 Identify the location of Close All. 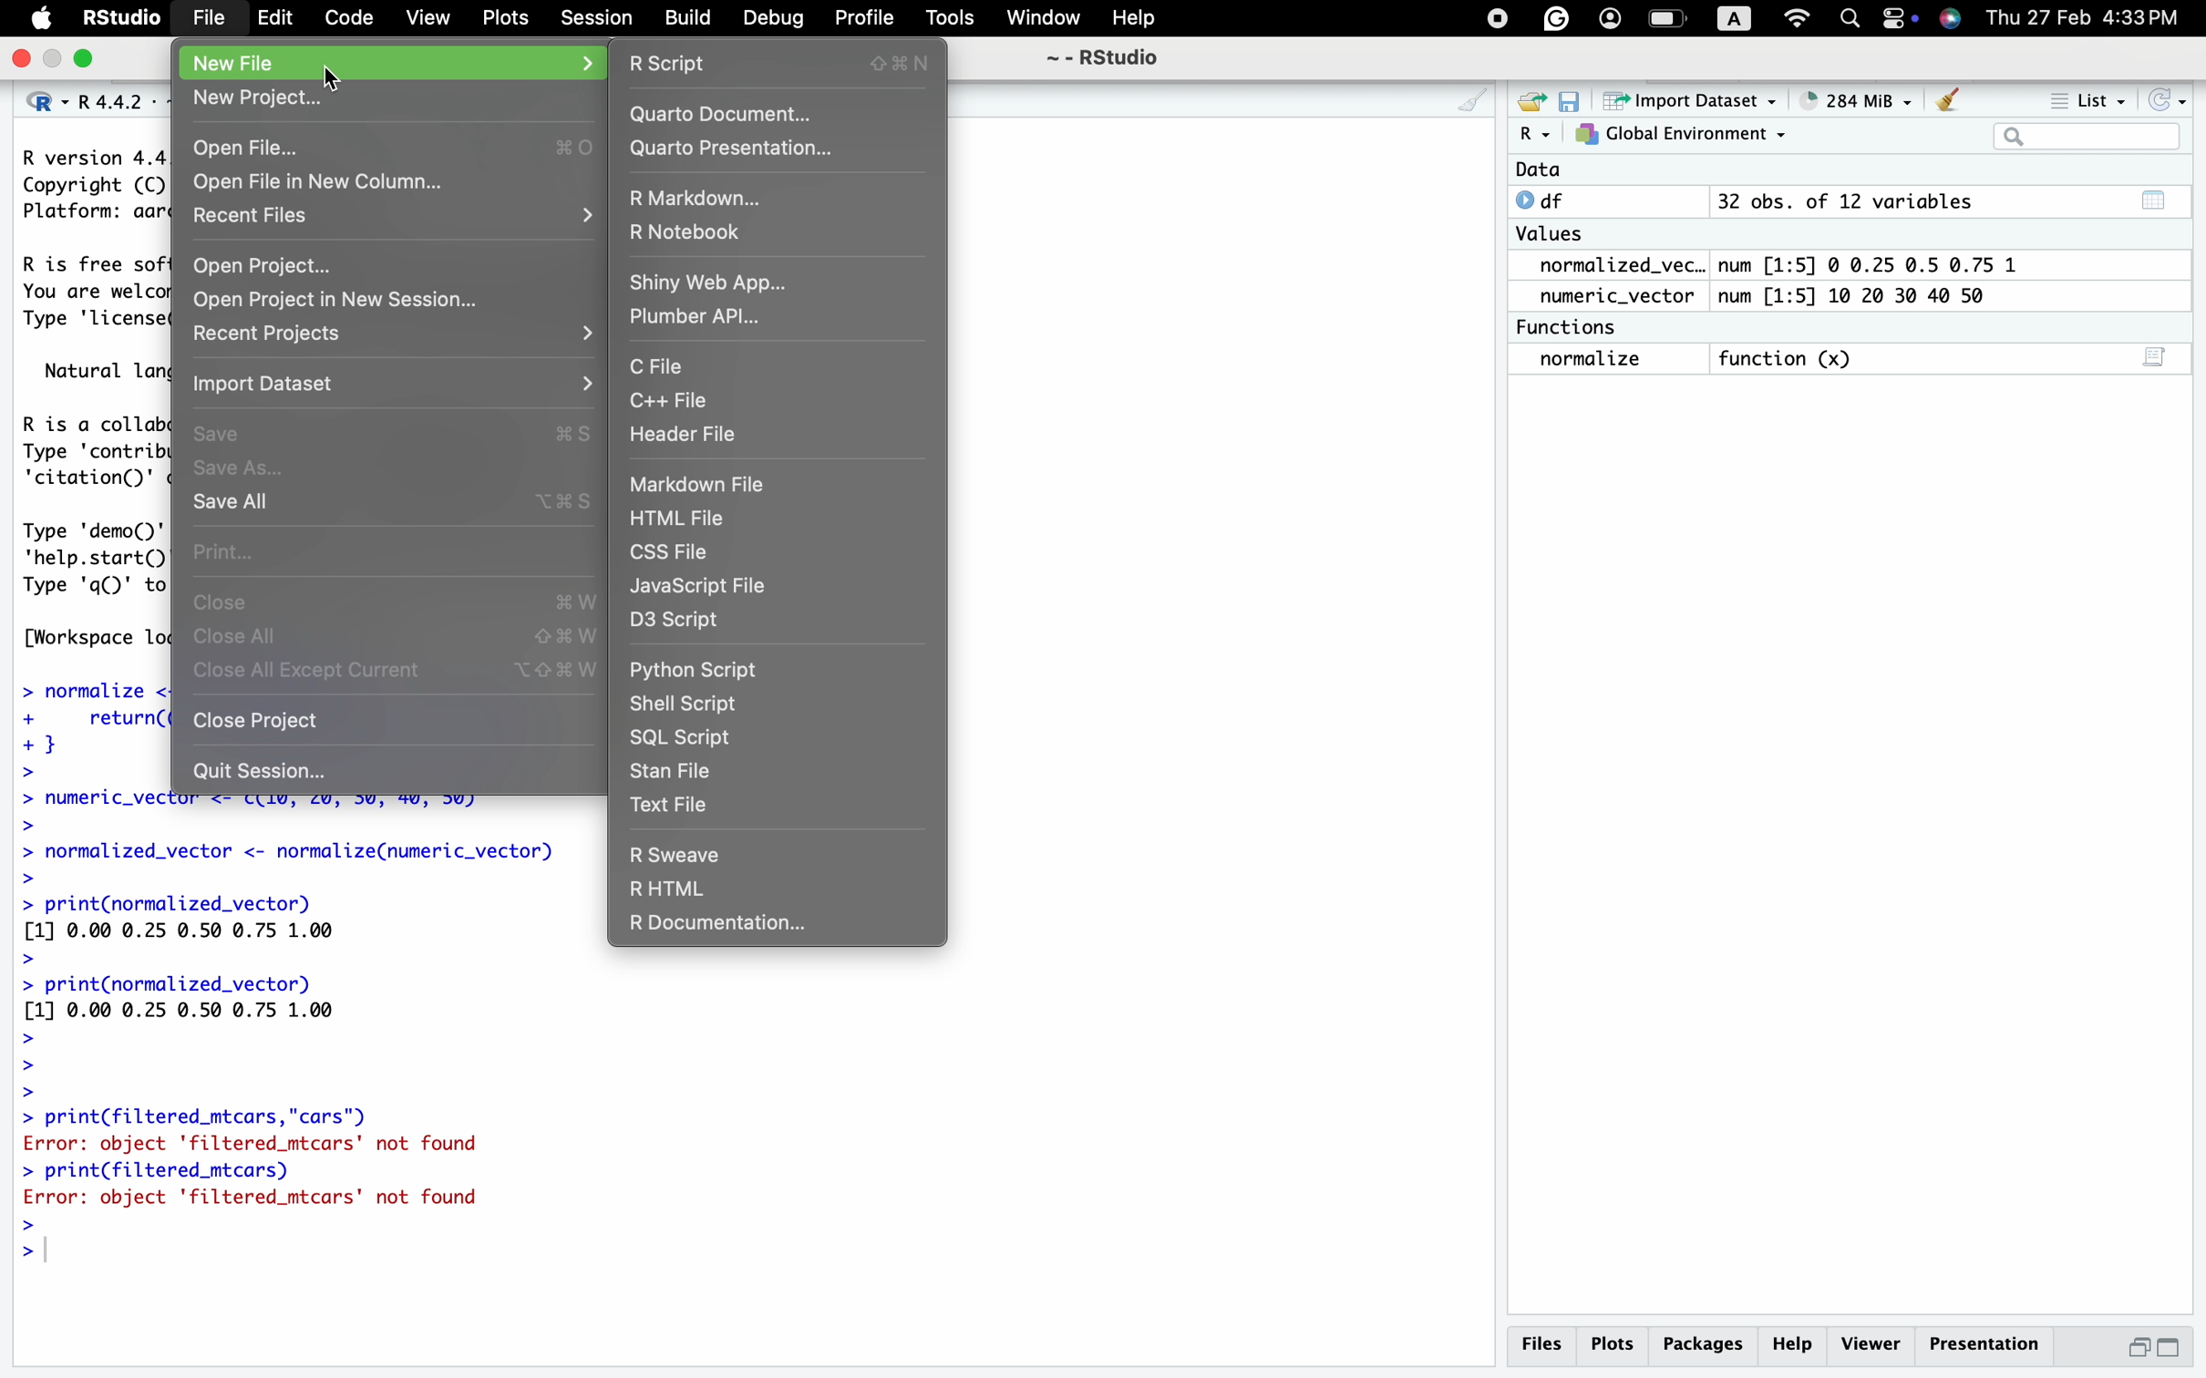
(392, 635).